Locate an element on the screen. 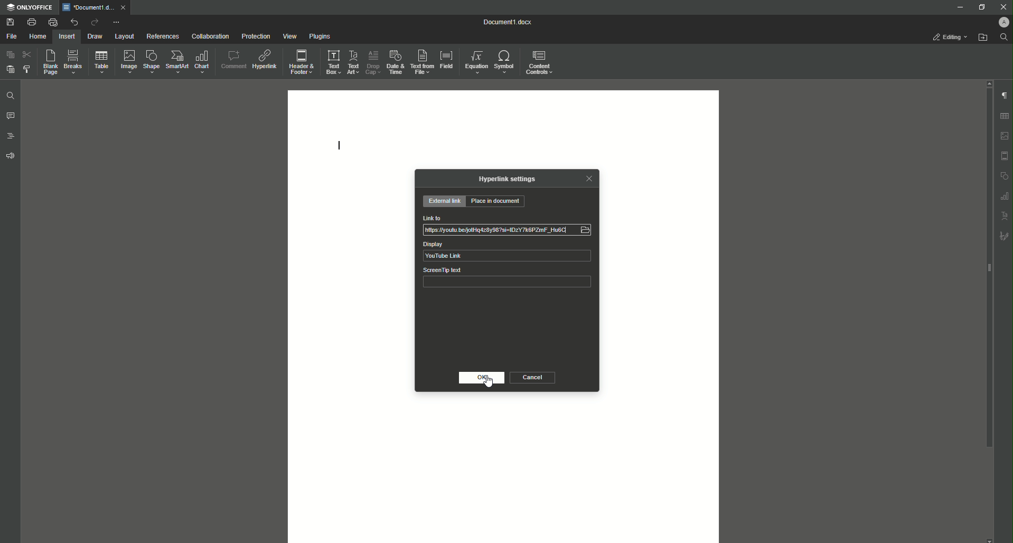 This screenshot has width=1013, height=543. Editing is located at coordinates (946, 36).